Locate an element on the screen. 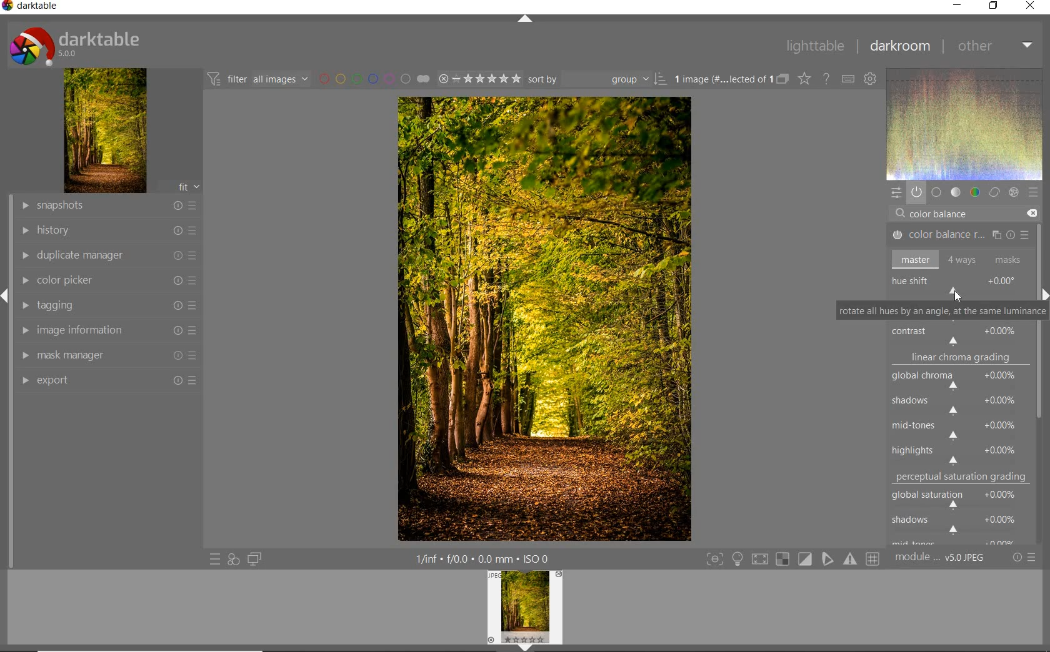 The width and height of the screenshot is (1050, 652). sort is located at coordinates (597, 79).